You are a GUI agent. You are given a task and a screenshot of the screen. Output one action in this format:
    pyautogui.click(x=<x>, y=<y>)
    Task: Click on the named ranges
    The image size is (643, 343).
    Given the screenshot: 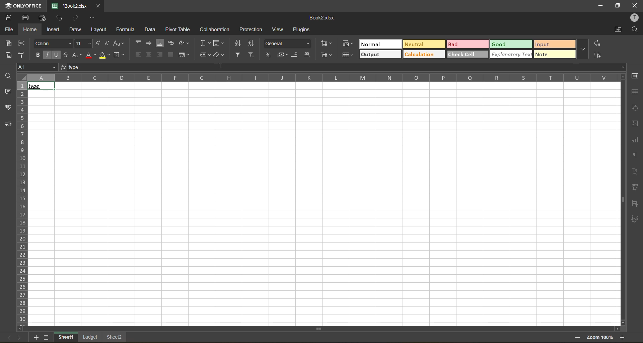 What is the action you would take?
    pyautogui.click(x=206, y=55)
    